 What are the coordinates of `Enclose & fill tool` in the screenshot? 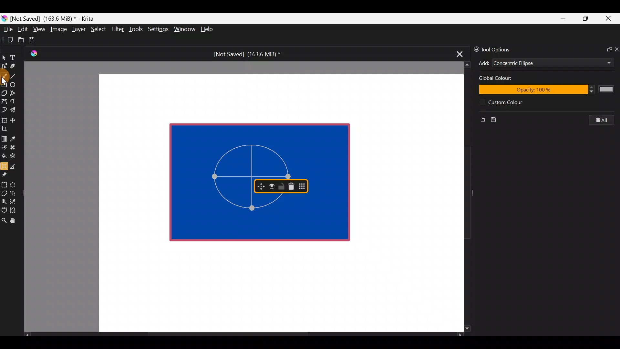 It's located at (14, 155).